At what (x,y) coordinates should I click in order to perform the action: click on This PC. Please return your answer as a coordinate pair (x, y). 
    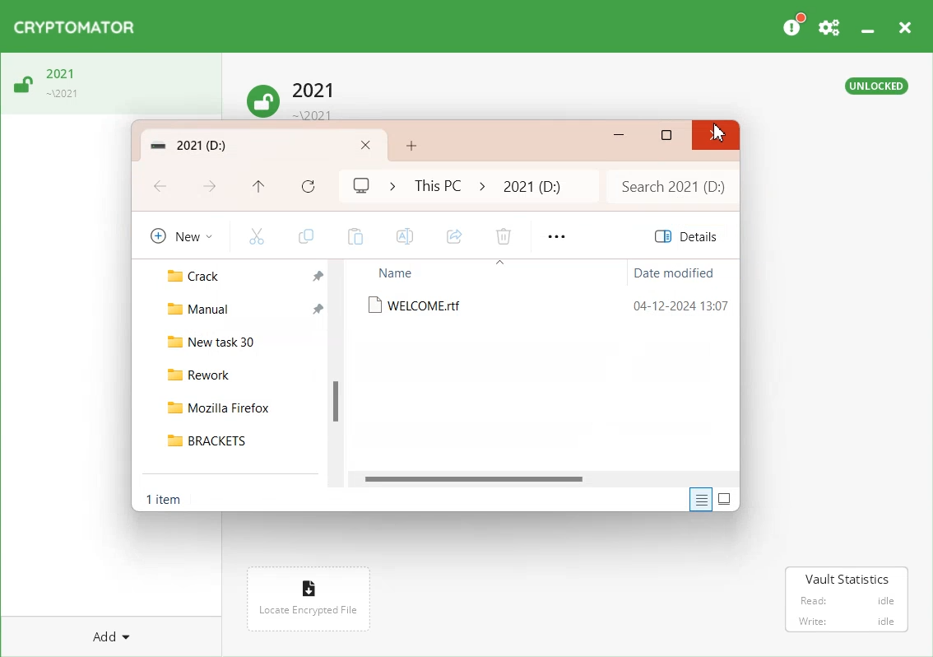
    Looking at the image, I should click on (438, 184).